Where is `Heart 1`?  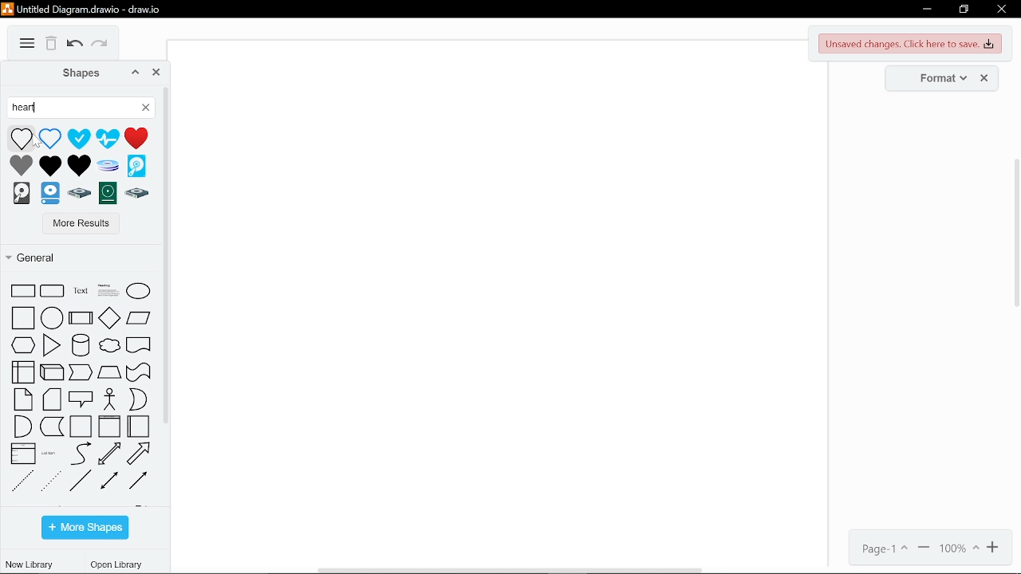
Heart 1 is located at coordinates (51, 167).